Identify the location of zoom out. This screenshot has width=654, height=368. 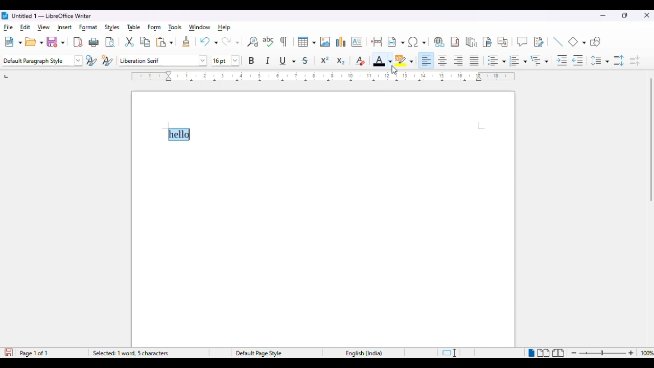
(575, 353).